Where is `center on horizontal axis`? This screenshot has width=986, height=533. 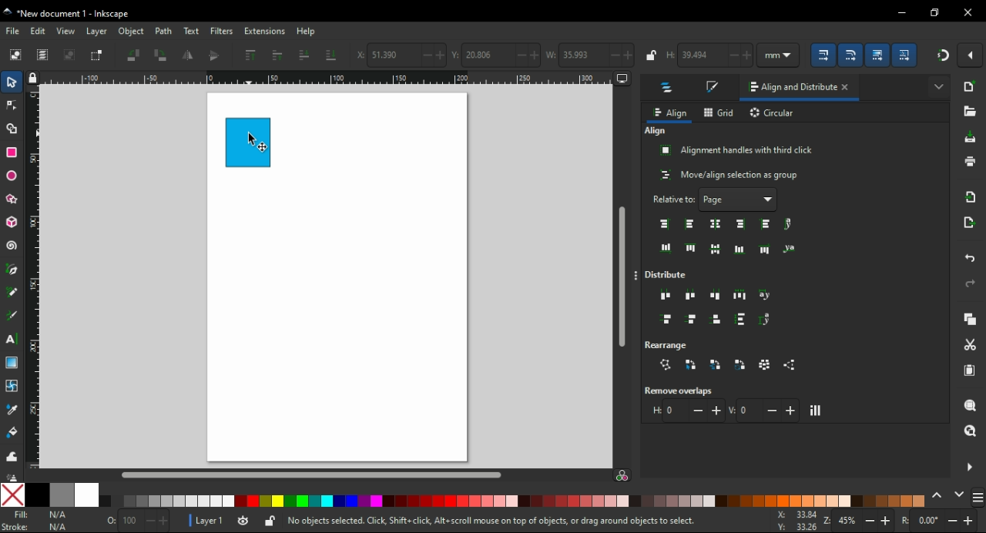
center on horizontal axis is located at coordinates (739, 249).